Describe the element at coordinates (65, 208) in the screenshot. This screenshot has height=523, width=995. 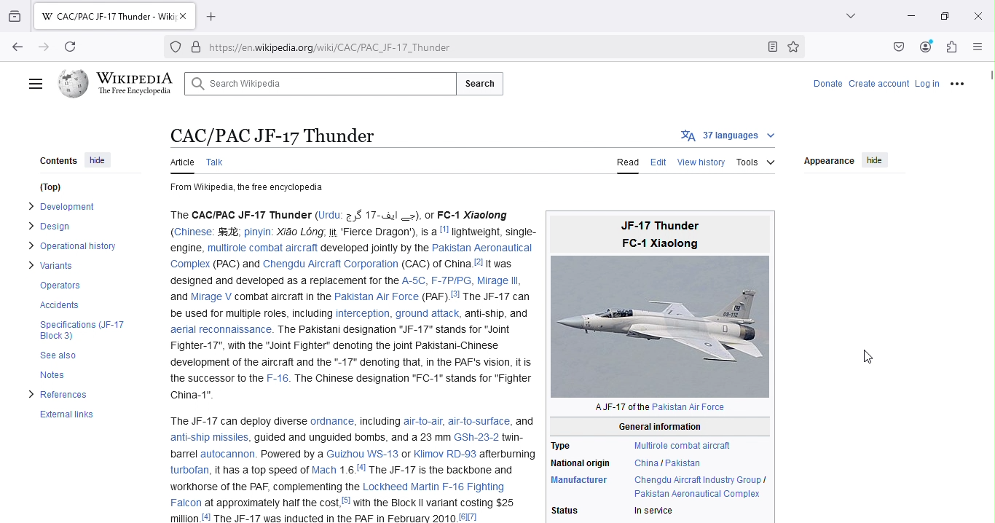
I see `Development.` at that location.